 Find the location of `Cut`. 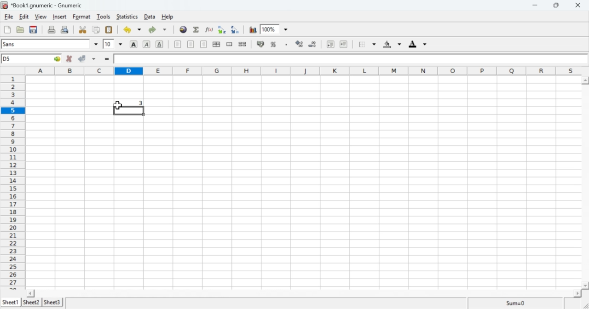

Cut is located at coordinates (83, 30).